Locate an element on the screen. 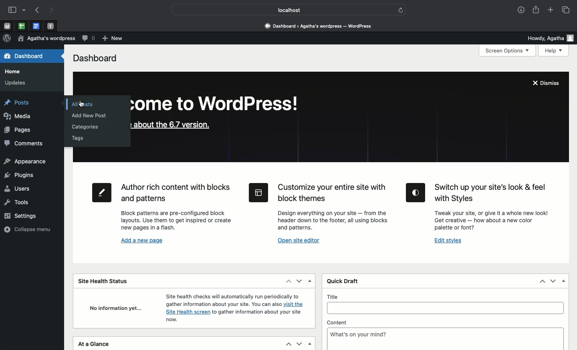 This screenshot has width=577, height=350. about 6.7 version. is located at coordinates (171, 126).